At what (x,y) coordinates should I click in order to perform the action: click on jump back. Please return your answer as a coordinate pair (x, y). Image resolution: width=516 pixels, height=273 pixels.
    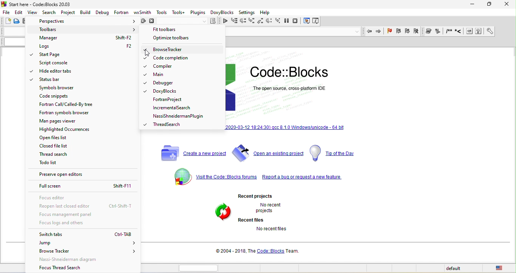
    Looking at the image, I should click on (369, 32).